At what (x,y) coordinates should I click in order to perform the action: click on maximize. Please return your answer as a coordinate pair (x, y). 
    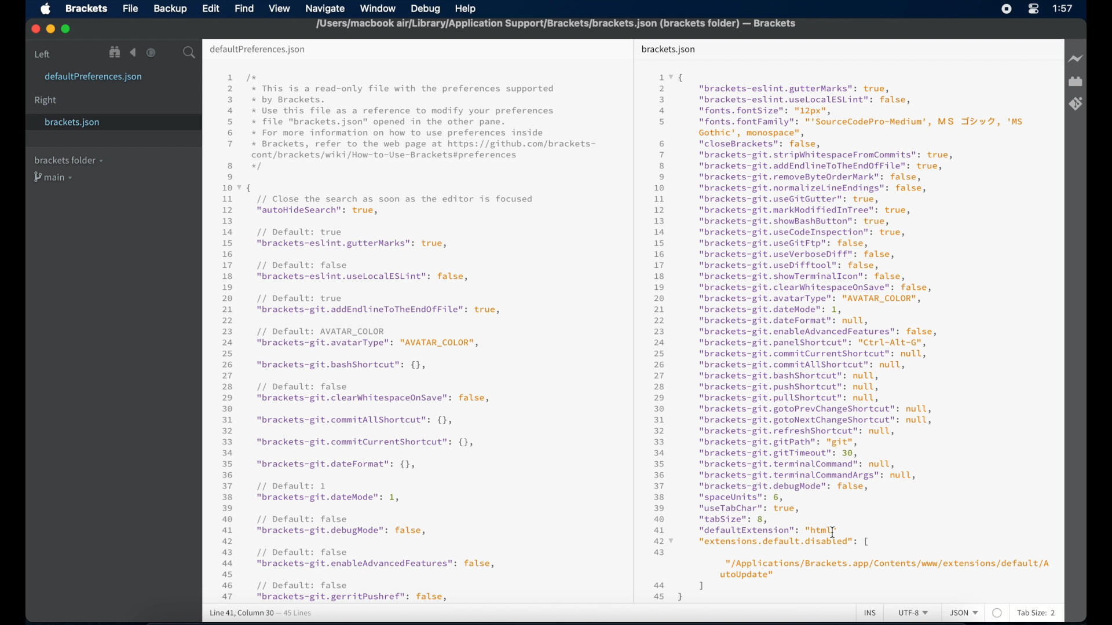
    Looking at the image, I should click on (67, 30).